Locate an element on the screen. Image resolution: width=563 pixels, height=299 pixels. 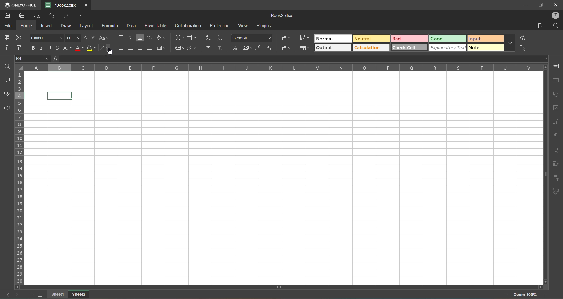
formula bar is located at coordinates (299, 59).